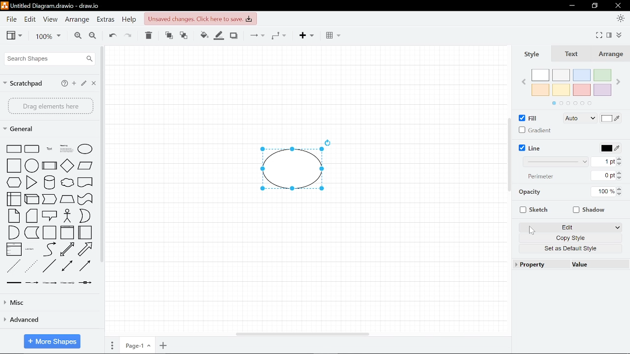 The height and width of the screenshot is (354, 630). Describe the element at coordinates (185, 35) in the screenshot. I see `To back` at that location.